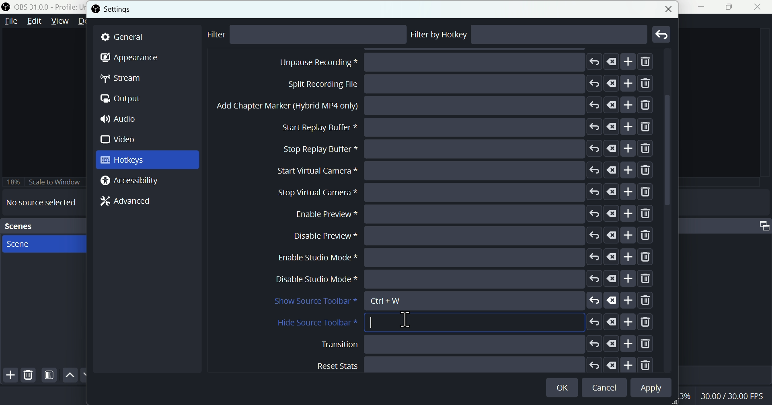 This screenshot has width=772, height=405. I want to click on Enable studio mode, so click(468, 364).